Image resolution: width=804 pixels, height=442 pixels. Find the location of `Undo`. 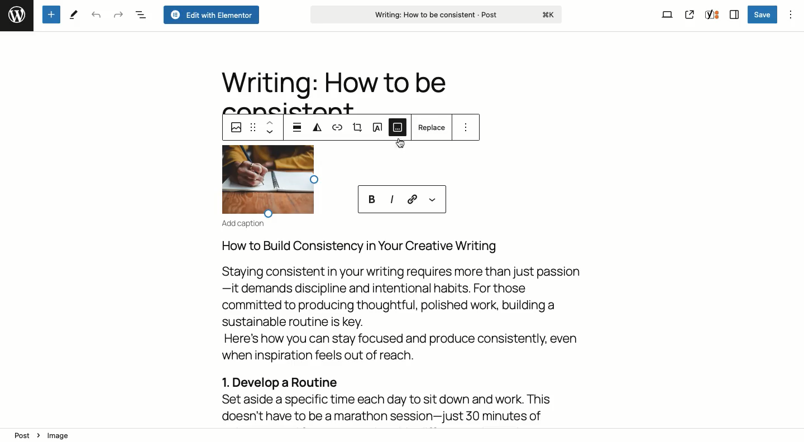

Undo is located at coordinates (95, 16).